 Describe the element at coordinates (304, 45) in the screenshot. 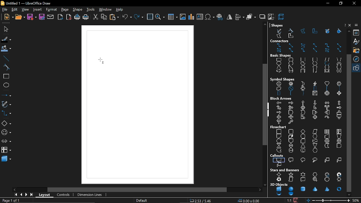

I see `curved connector ends with arrow` at that location.